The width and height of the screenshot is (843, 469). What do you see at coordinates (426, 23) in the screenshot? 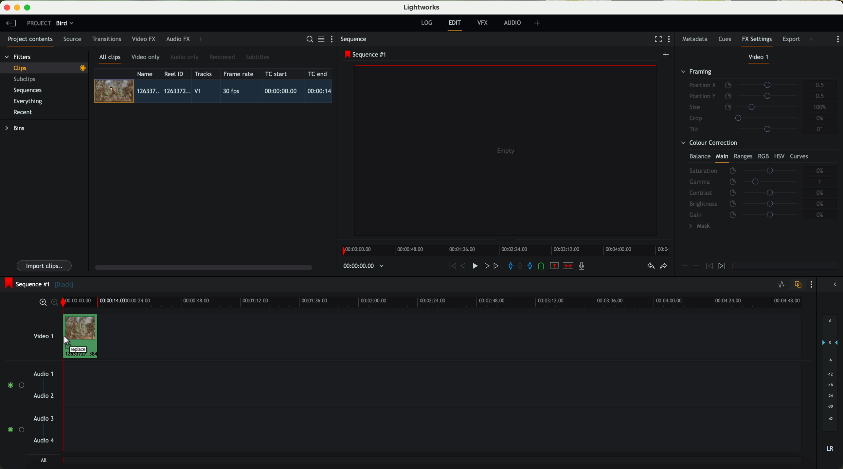
I see `log` at bounding box center [426, 23].